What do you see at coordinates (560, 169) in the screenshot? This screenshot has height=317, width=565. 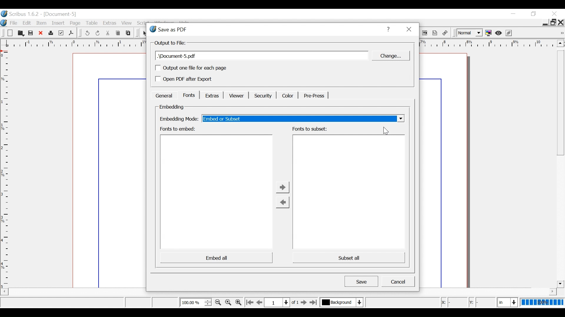 I see `Vertical Scroll bar` at bounding box center [560, 169].